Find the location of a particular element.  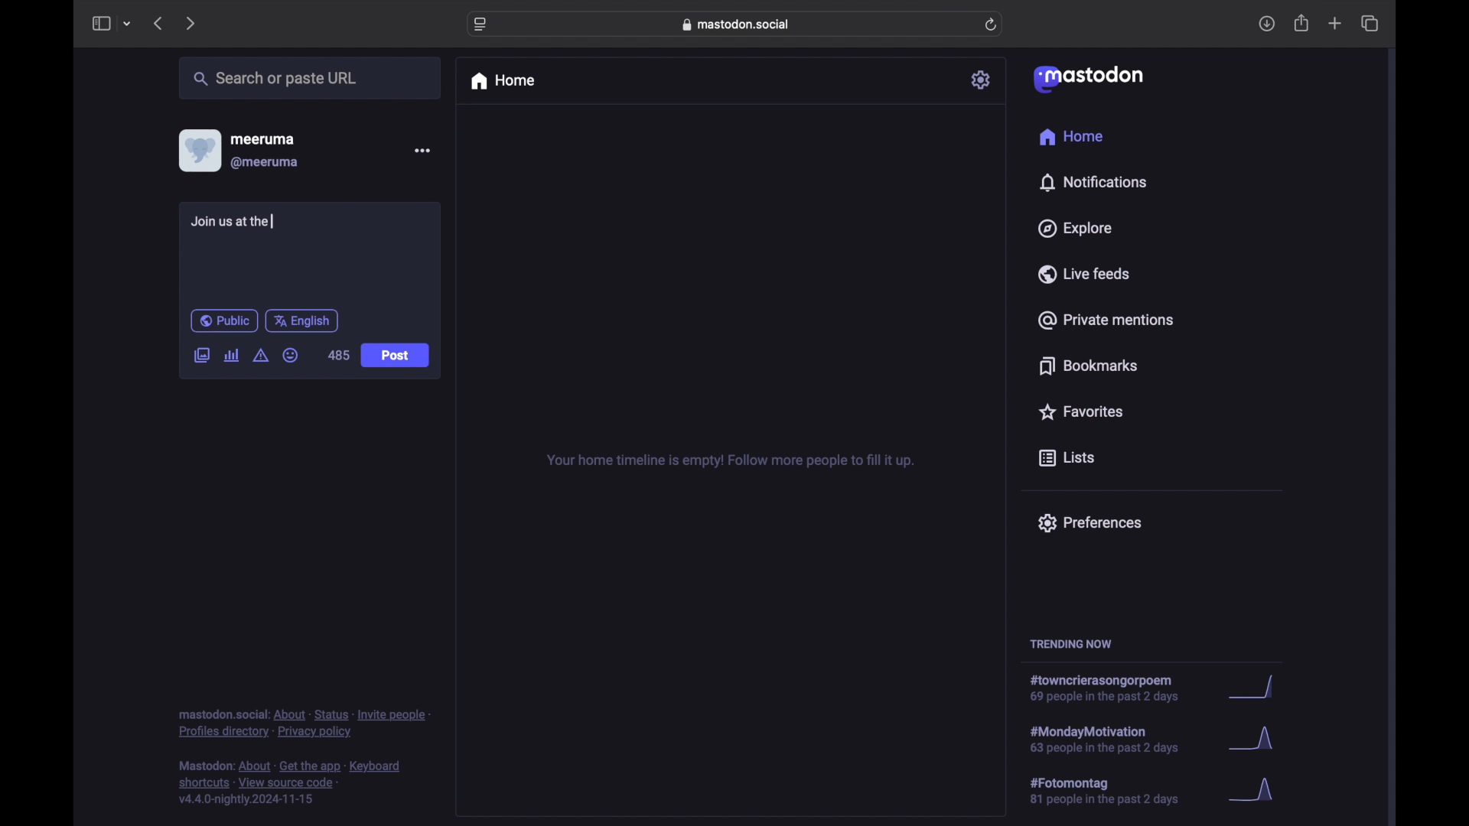

graph is located at coordinates (1256, 791).